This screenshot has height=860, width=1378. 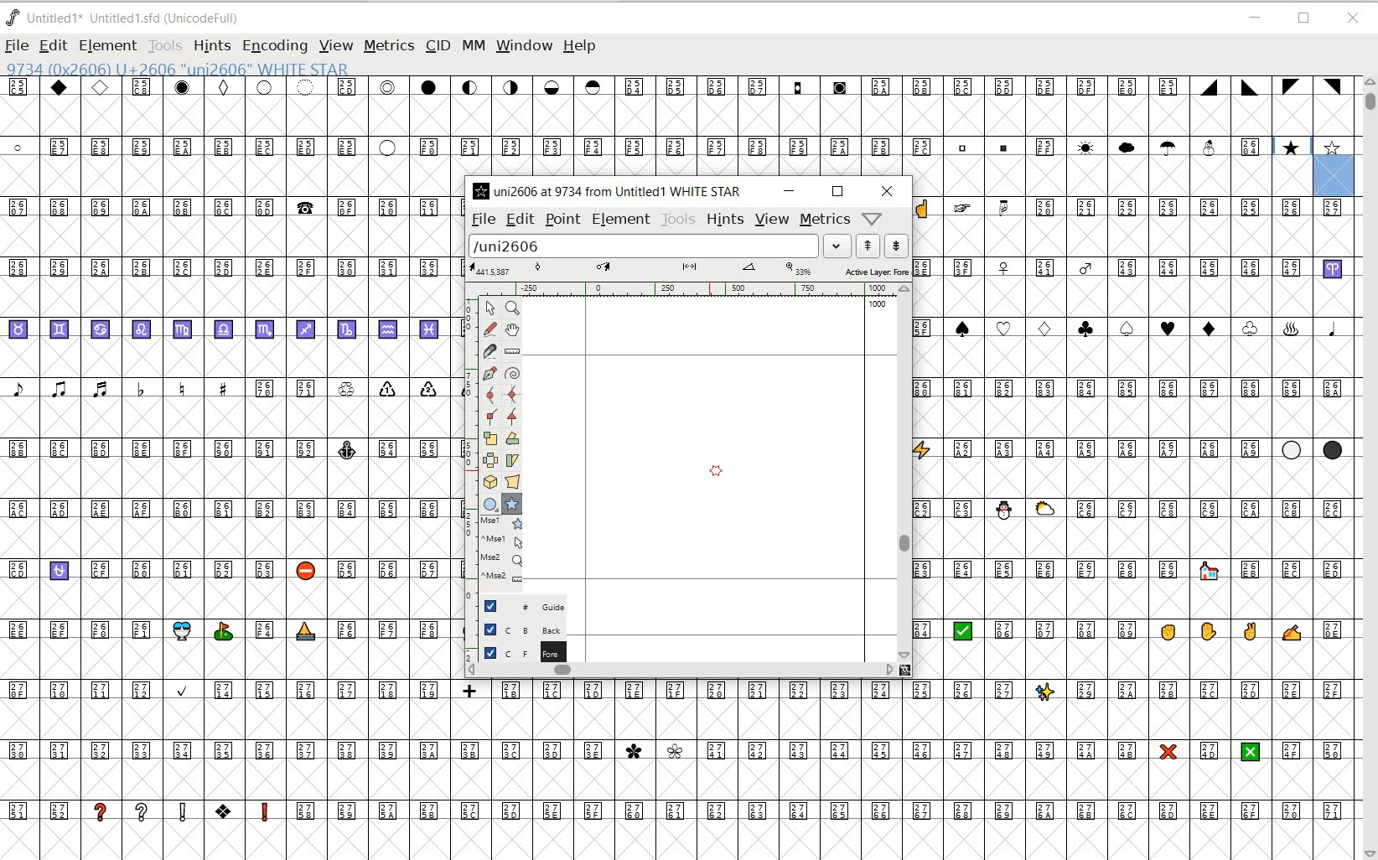 What do you see at coordinates (471, 44) in the screenshot?
I see `MM` at bounding box center [471, 44].